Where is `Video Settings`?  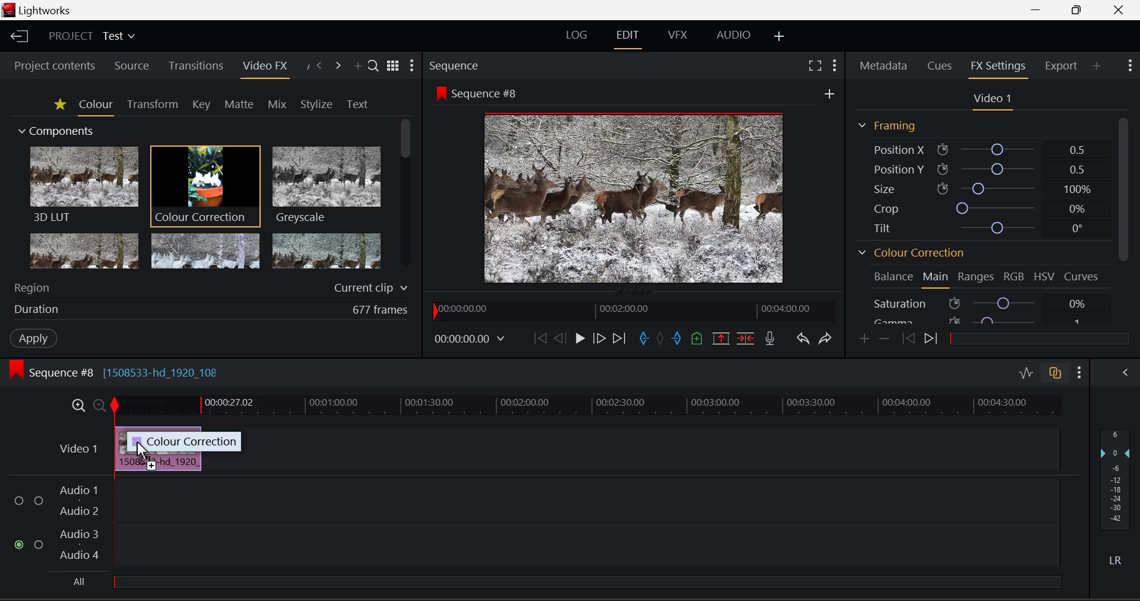
Video Settings is located at coordinates (990, 100).